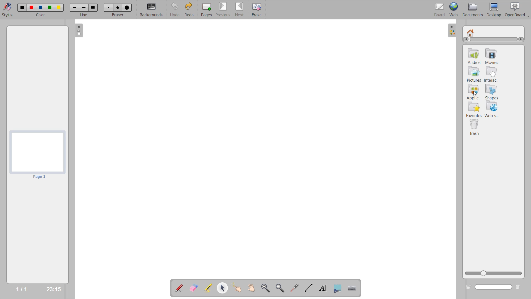  What do you see at coordinates (475, 95) in the screenshot?
I see `cursor` at bounding box center [475, 95].